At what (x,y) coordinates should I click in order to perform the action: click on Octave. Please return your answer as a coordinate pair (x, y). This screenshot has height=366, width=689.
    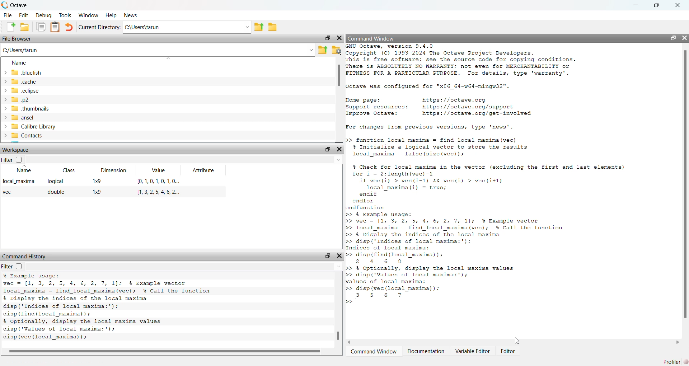
    Looking at the image, I should click on (19, 5).